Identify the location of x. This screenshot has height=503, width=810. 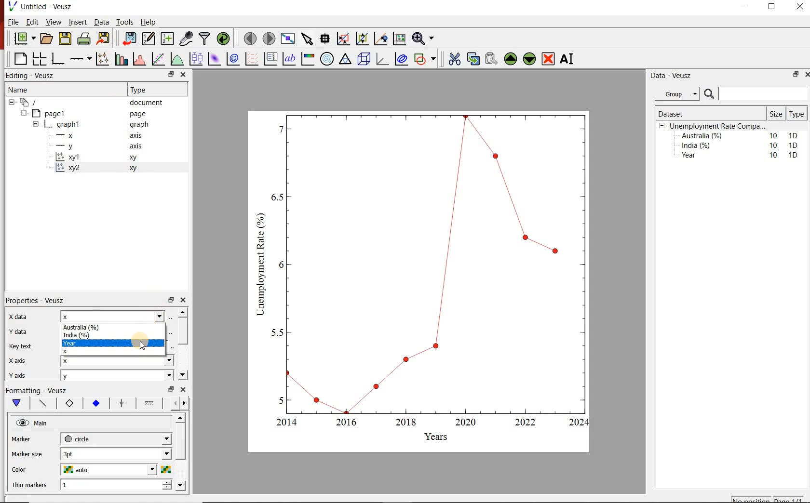
(116, 363).